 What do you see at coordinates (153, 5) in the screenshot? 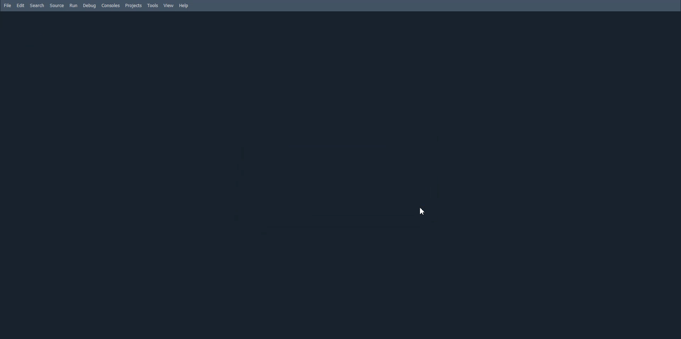
I see `Tools` at bounding box center [153, 5].